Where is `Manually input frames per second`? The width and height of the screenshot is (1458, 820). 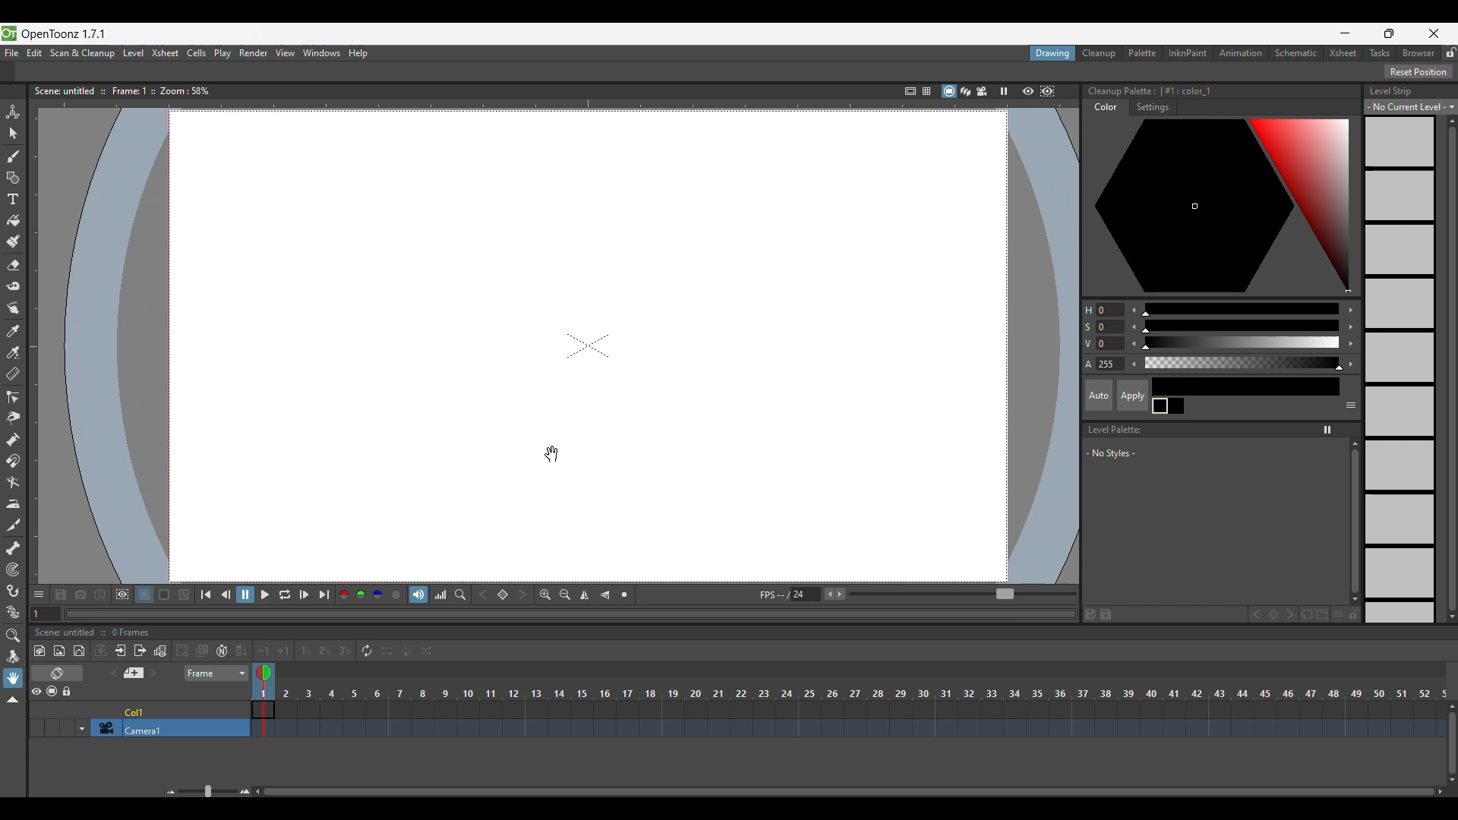
Manually input frames per second is located at coordinates (791, 594).